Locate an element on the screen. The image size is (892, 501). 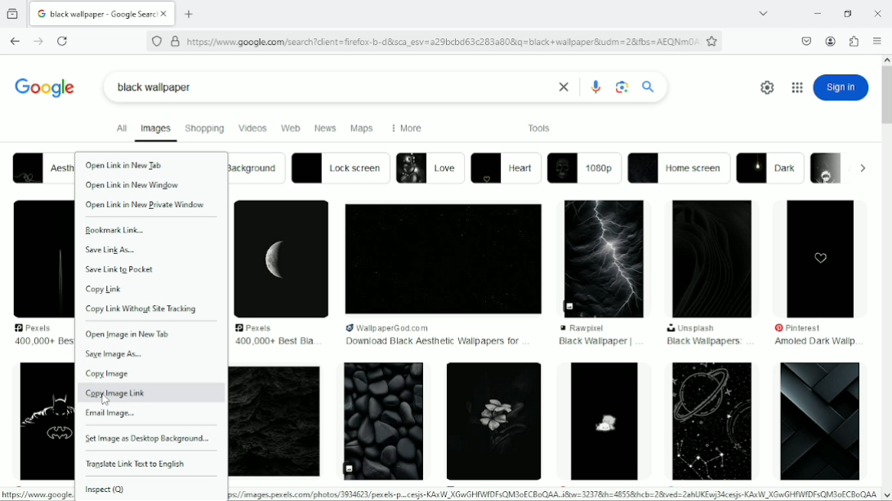
image is located at coordinates (827, 167).